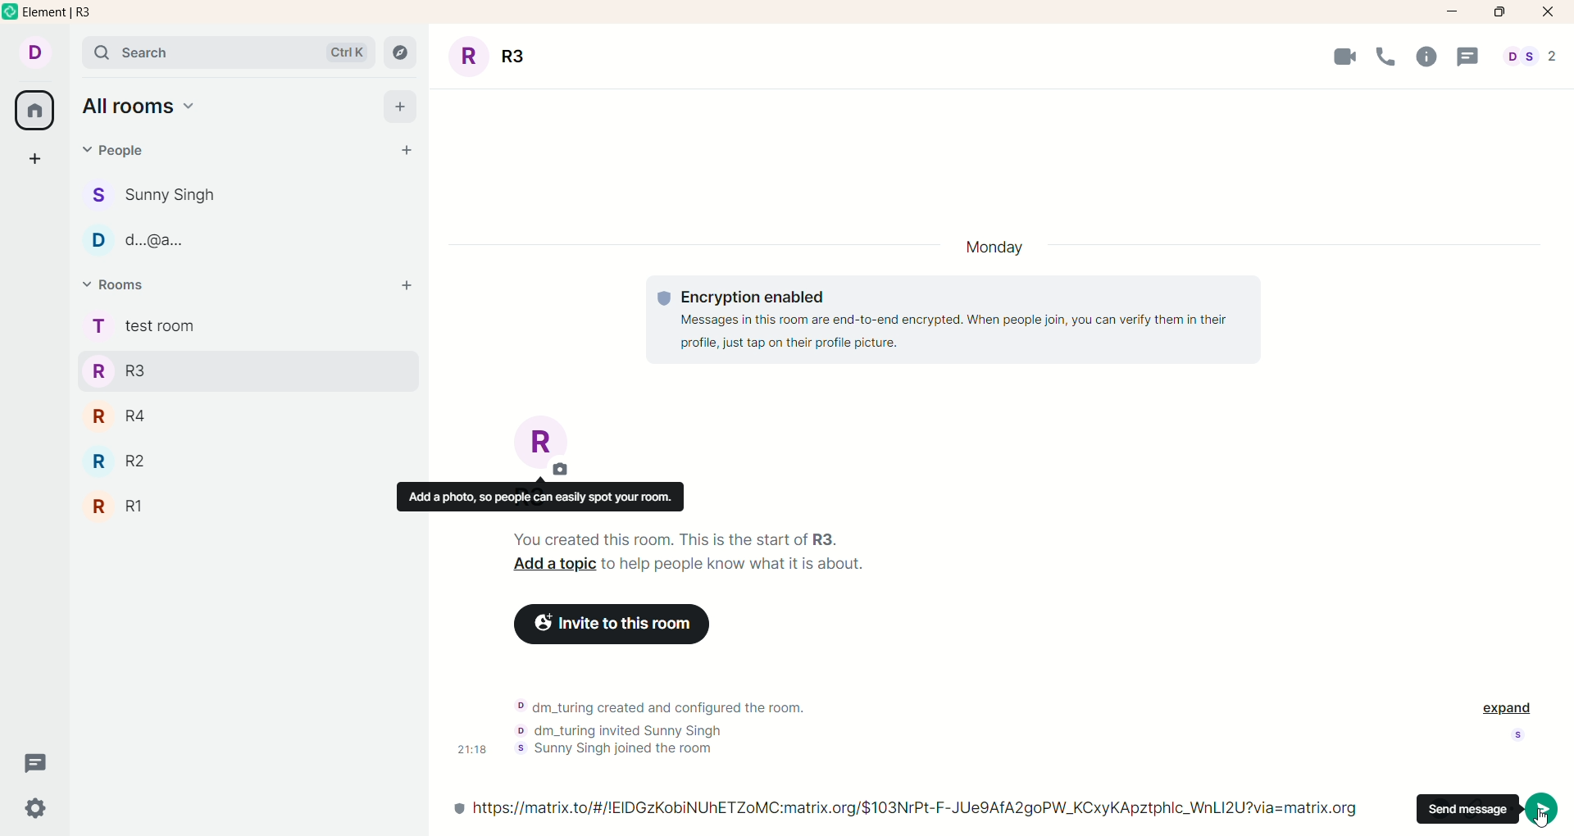  What do you see at coordinates (84, 15) in the screenshot?
I see `element` at bounding box center [84, 15].